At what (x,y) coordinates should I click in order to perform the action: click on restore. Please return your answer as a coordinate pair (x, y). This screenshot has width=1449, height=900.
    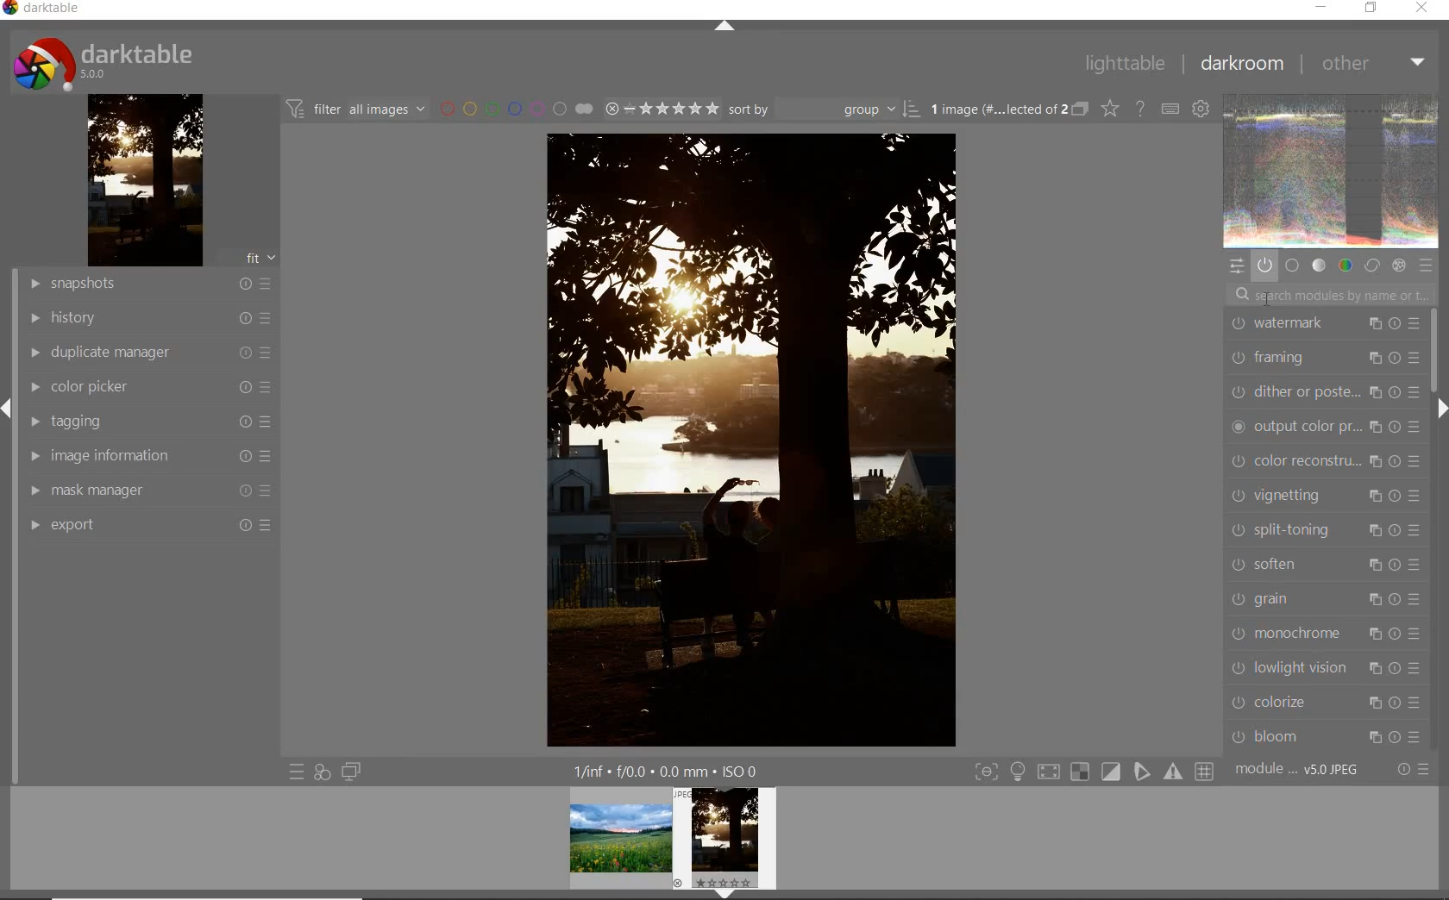
    Looking at the image, I should click on (1373, 9).